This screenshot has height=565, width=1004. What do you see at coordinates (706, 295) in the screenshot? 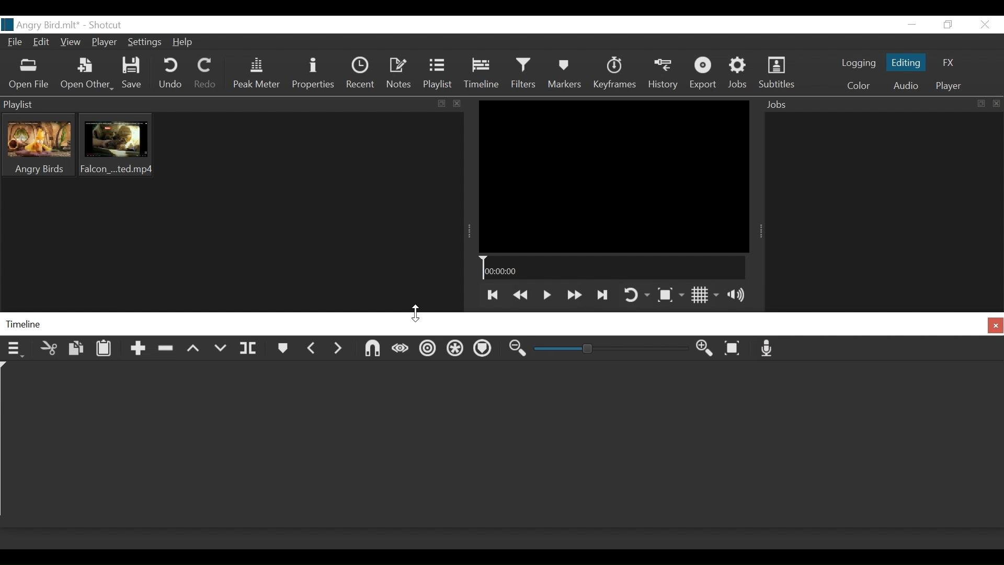
I see `Toggle display grid on player` at bounding box center [706, 295].